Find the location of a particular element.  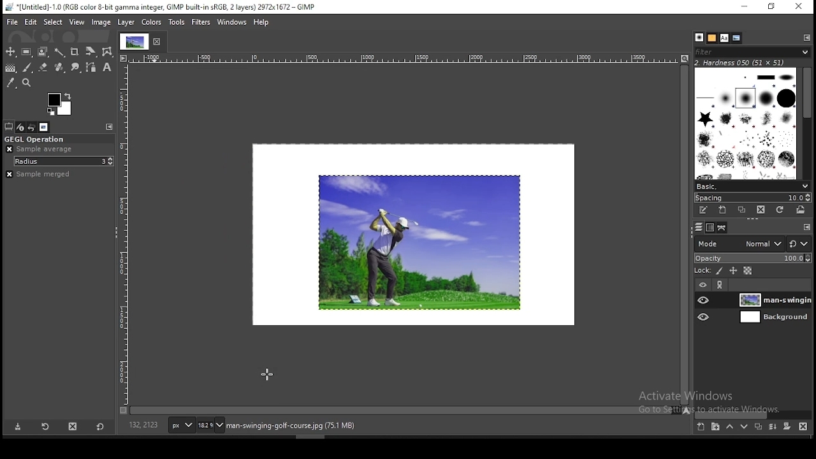

create a new brush is located at coordinates (724, 211).